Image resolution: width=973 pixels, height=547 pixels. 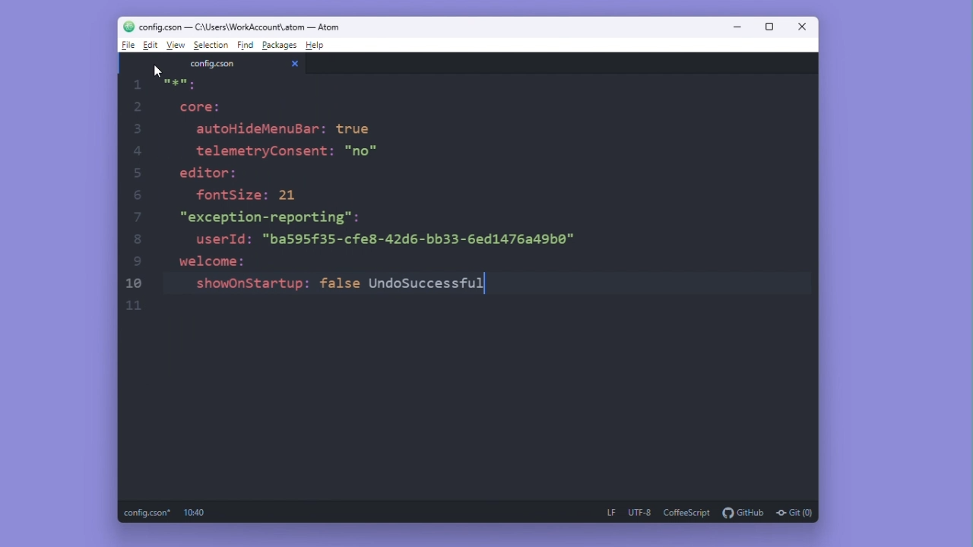 What do you see at coordinates (245, 45) in the screenshot?
I see `Find` at bounding box center [245, 45].